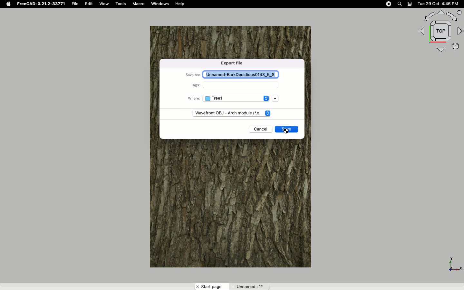 The width and height of the screenshot is (464, 290). What do you see at coordinates (140, 5) in the screenshot?
I see `Macro` at bounding box center [140, 5].